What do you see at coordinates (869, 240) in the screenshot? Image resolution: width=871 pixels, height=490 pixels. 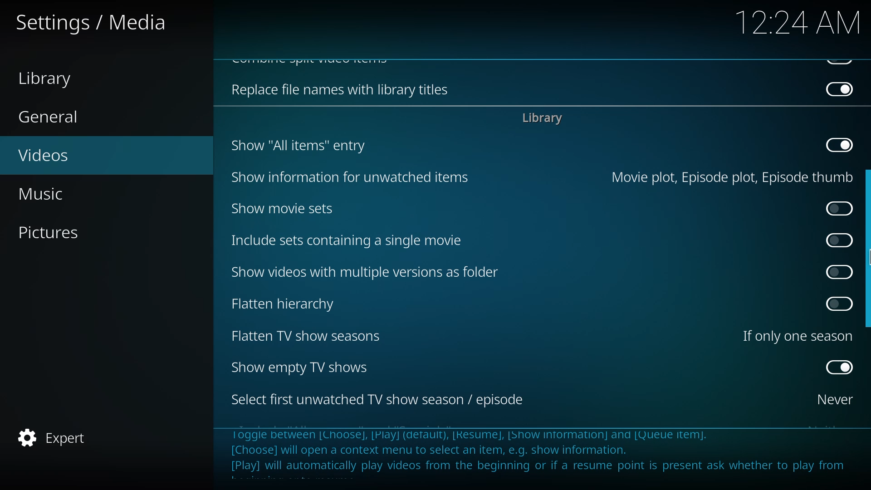 I see `mouse up` at bounding box center [869, 240].